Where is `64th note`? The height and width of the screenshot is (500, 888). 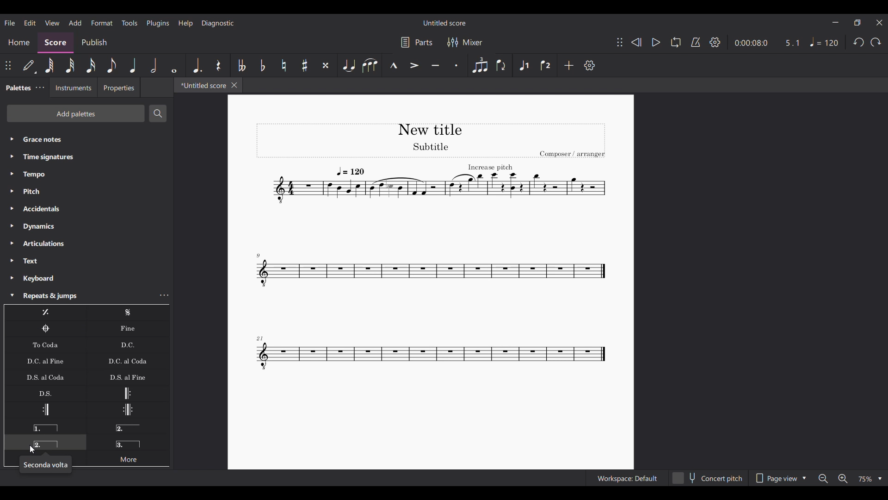 64th note is located at coordinates (49, 66).